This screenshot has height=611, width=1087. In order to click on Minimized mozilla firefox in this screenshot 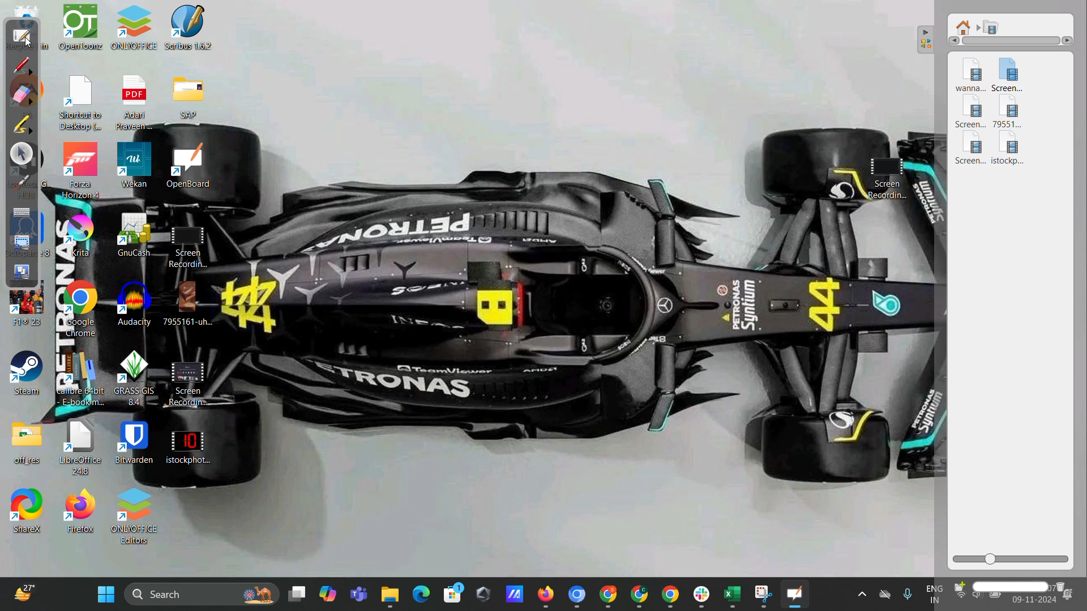, I will do `click(549, 595)`.